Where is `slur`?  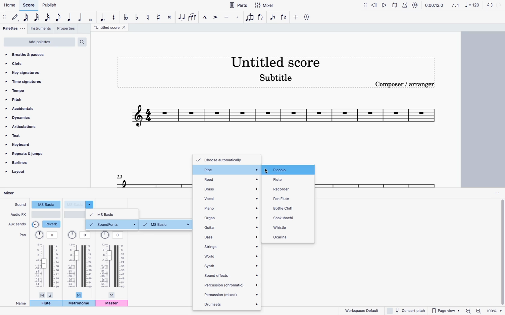
slur is located at coordinates (194, 17).